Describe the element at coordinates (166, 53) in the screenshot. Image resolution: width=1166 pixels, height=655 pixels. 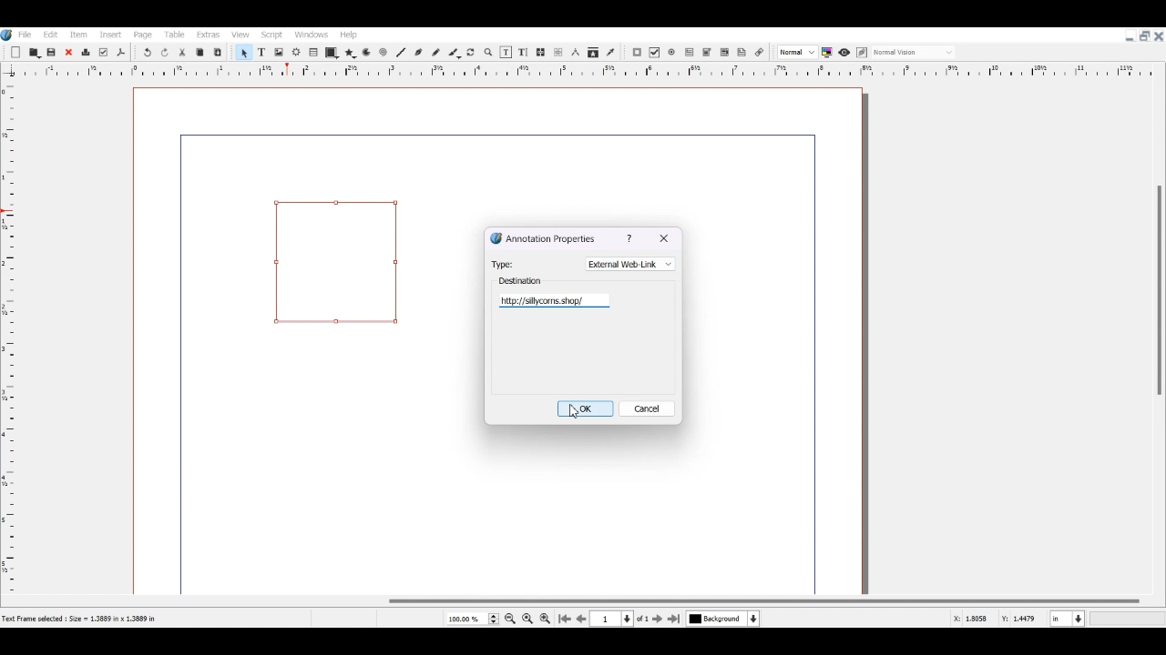
I see `Redo` at that location.